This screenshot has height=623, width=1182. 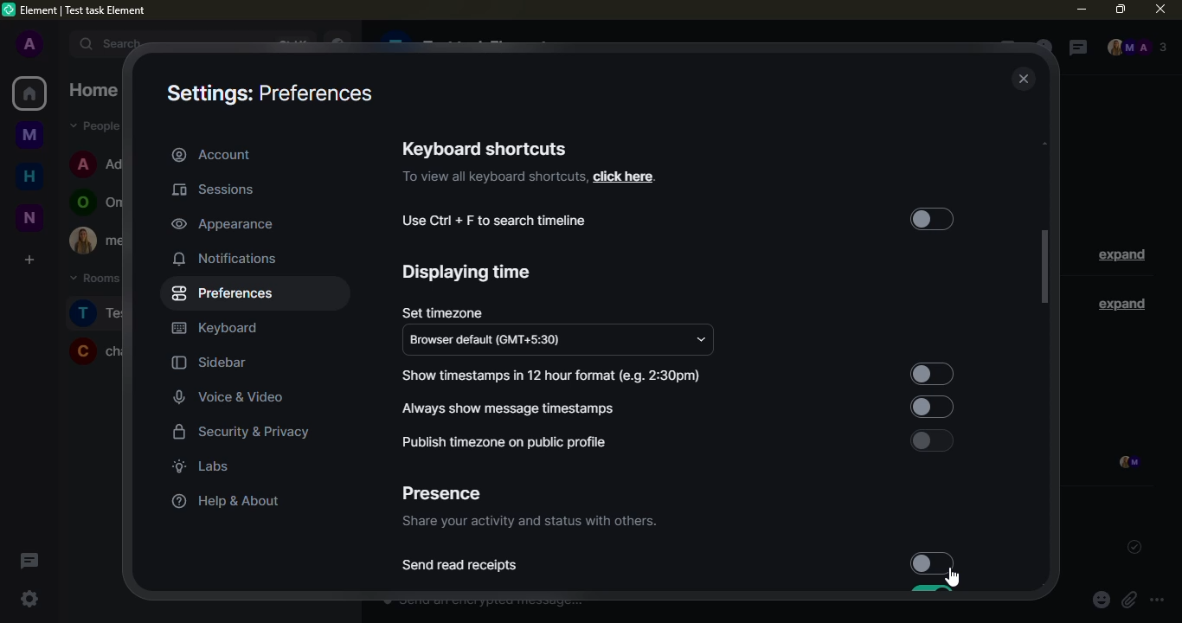 What do you see at coordinates (931, 562) in the screenshot?
I see `read receipt disabled` at bounding box center [931, 562].